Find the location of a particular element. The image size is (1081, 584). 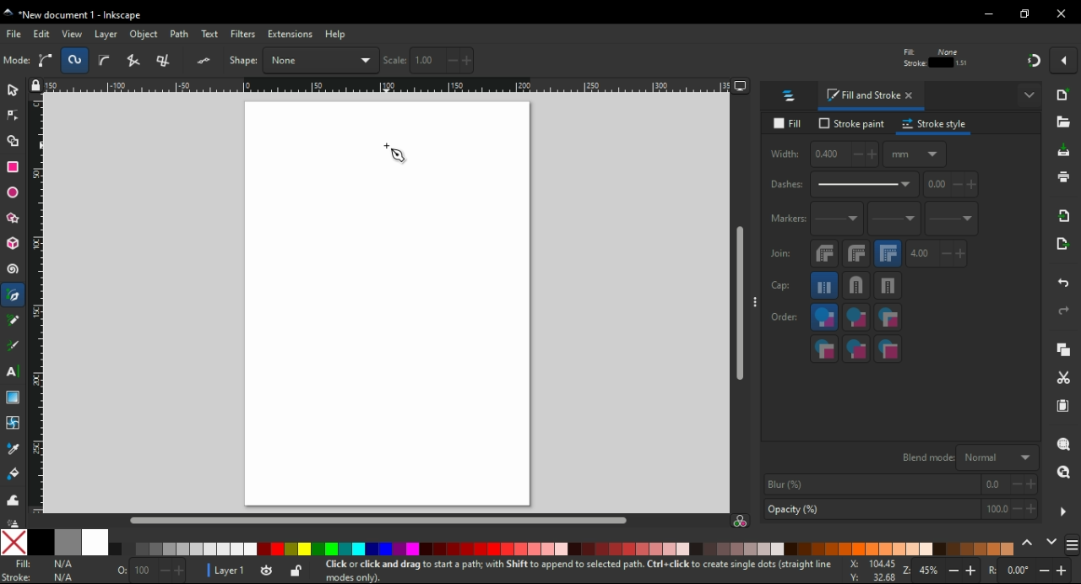

select all in all layers is located at coordinates (48, 60).